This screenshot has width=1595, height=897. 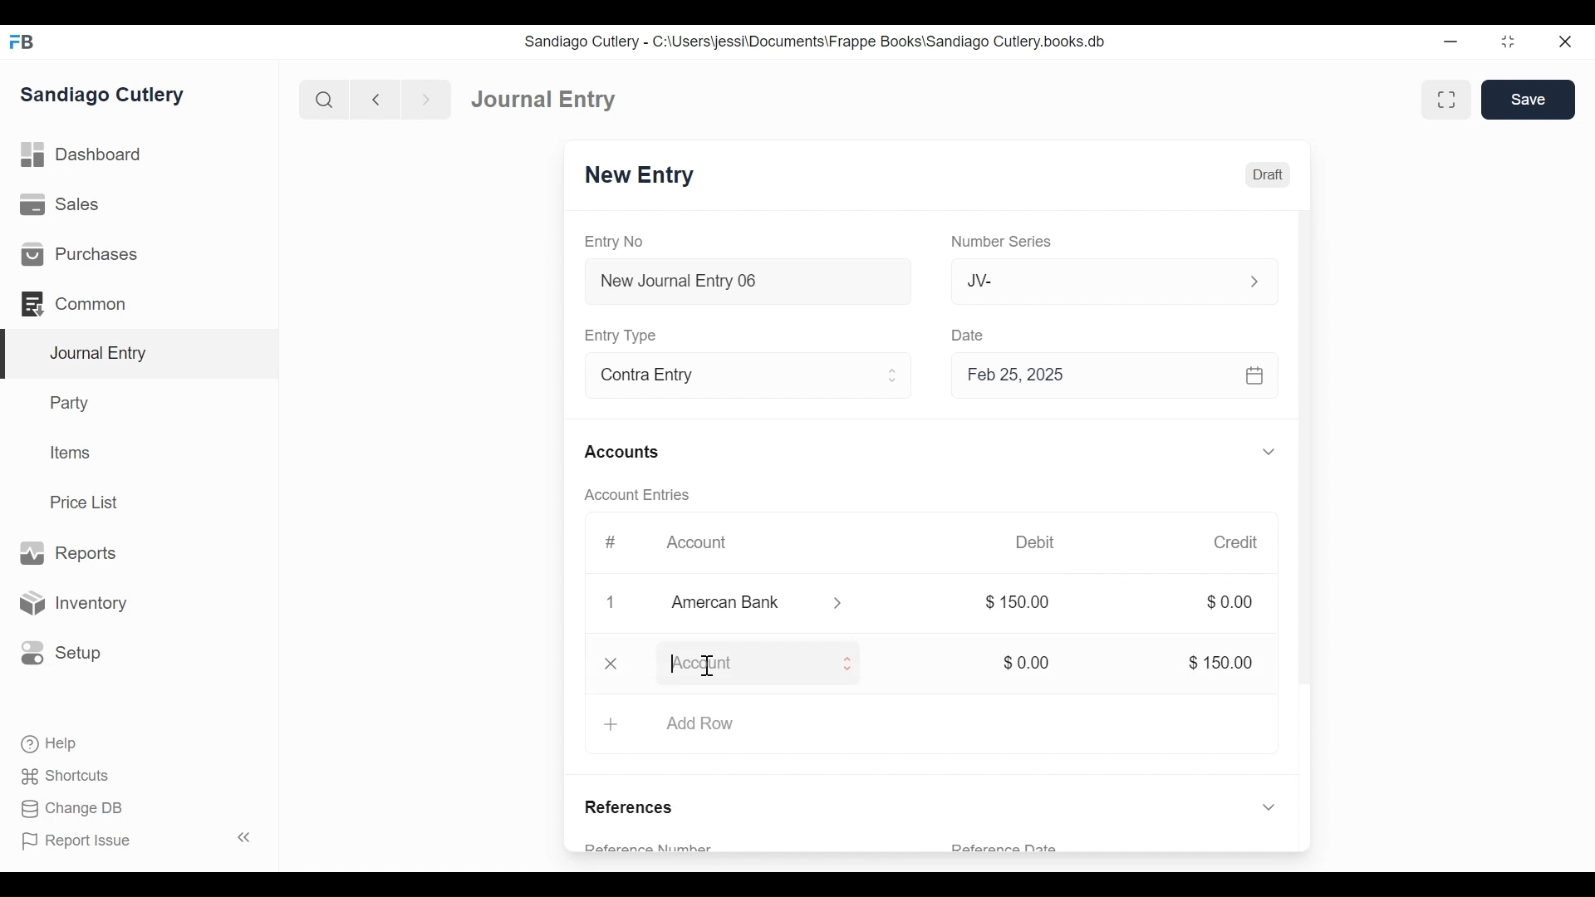 What do you see at coordinates (1268, 175) in the screenshot?
I see `Draft` at bounding box center [1268, 175].